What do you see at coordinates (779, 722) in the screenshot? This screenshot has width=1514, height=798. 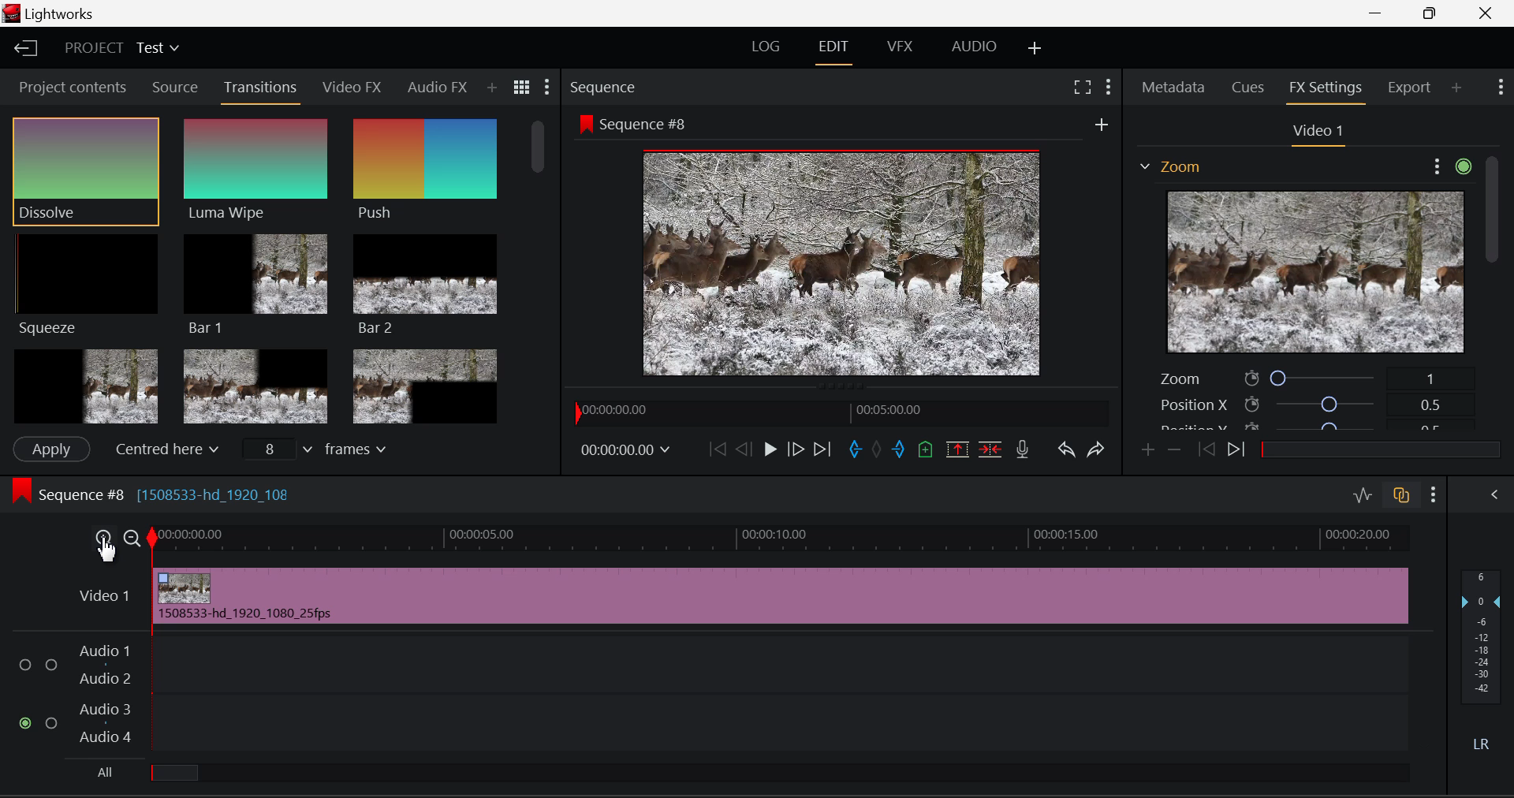 I see `Audio Input Field ` at bounding box center [779, 722].